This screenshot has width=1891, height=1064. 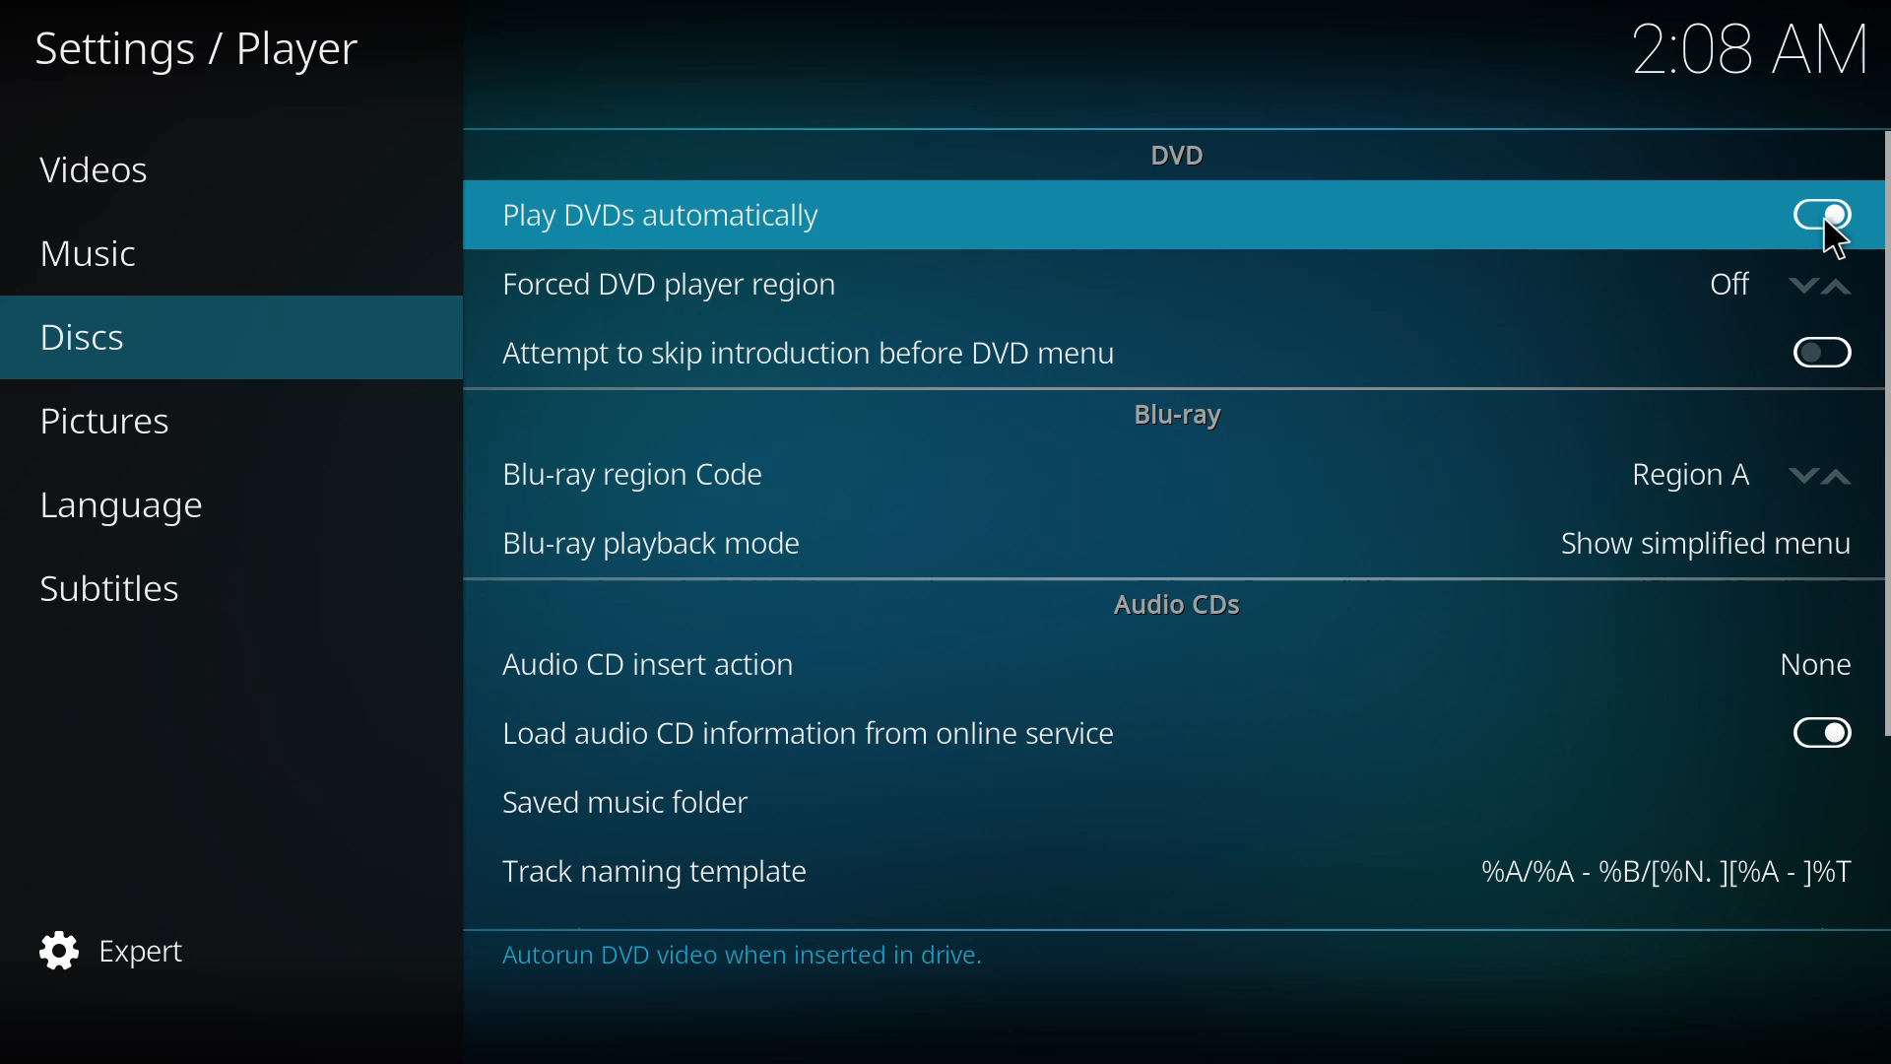 I want to click on audio cd insert action, so click(x=653, y=664).